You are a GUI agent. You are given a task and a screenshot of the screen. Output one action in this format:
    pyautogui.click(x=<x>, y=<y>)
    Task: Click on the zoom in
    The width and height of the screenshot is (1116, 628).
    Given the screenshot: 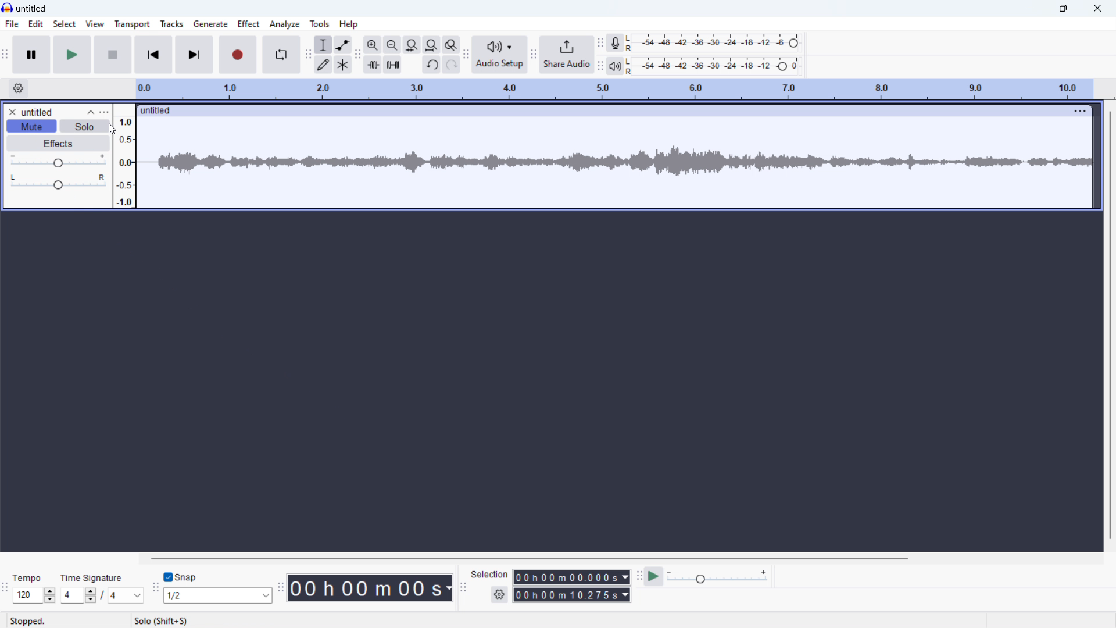 What is the action you would take?
    pyautogui.click(x=373, y=45)
    